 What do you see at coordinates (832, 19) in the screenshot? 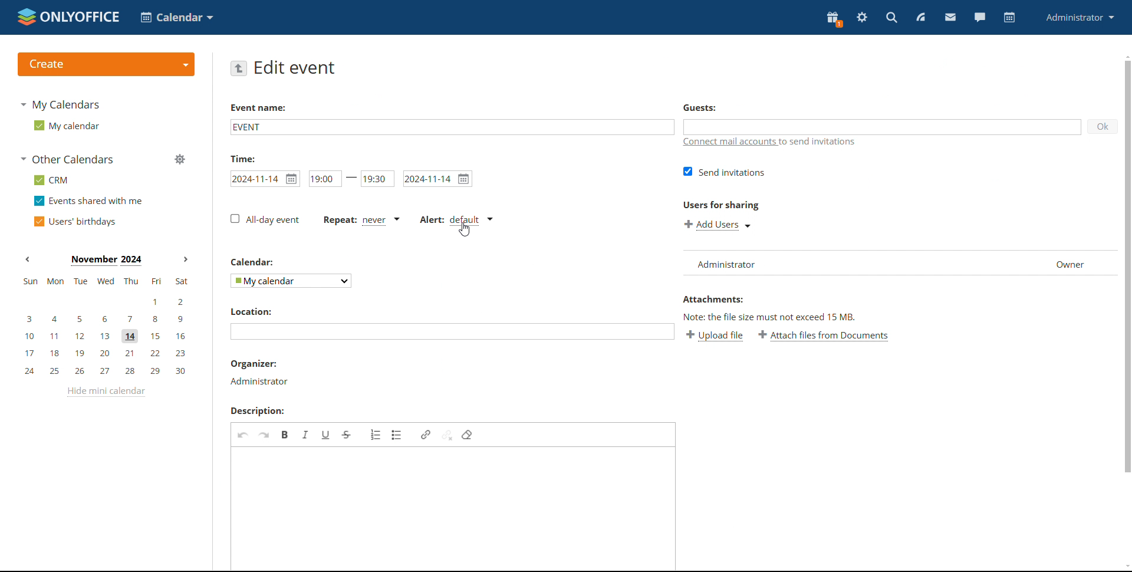
I see `present` at bounding box center [832, 19].